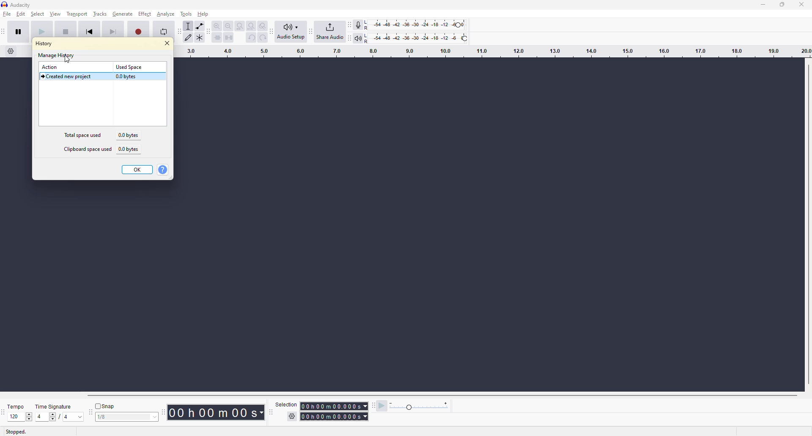 The height and width of the screenshot is (436, 812). What do you see at coordinates (273, 31) in the screenshot?
I see `audacity tools toolbar` at bounding box center [273, 31].